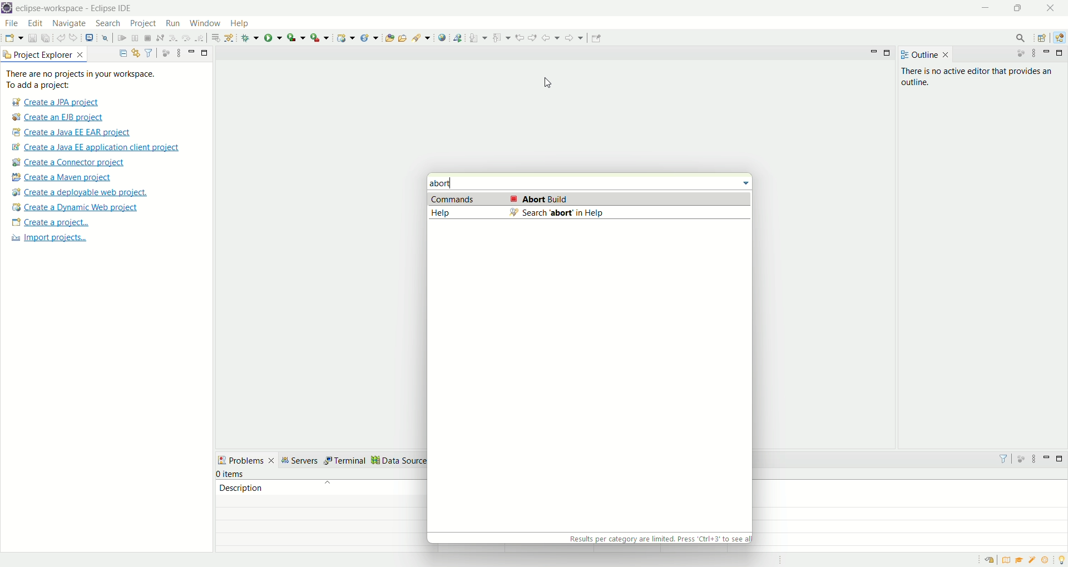 Image resolution: width=1068 pixels, height=567 pixels. Describe the element at coordinates (13, 38) in the screenshot. I see `new` at that location.